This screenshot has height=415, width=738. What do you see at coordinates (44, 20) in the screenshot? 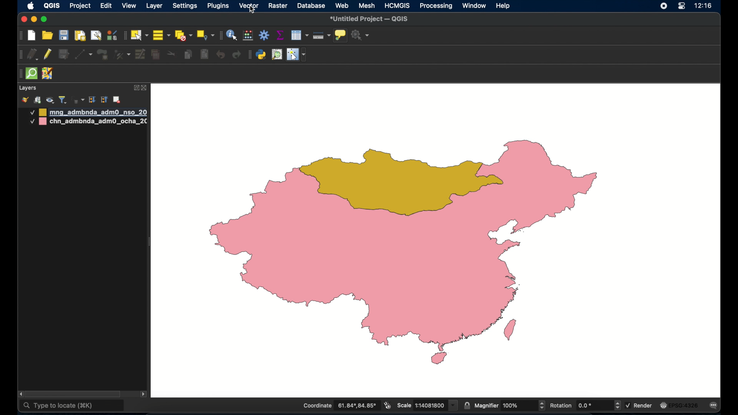
I see `maximize` at bounding box center [44, 20].